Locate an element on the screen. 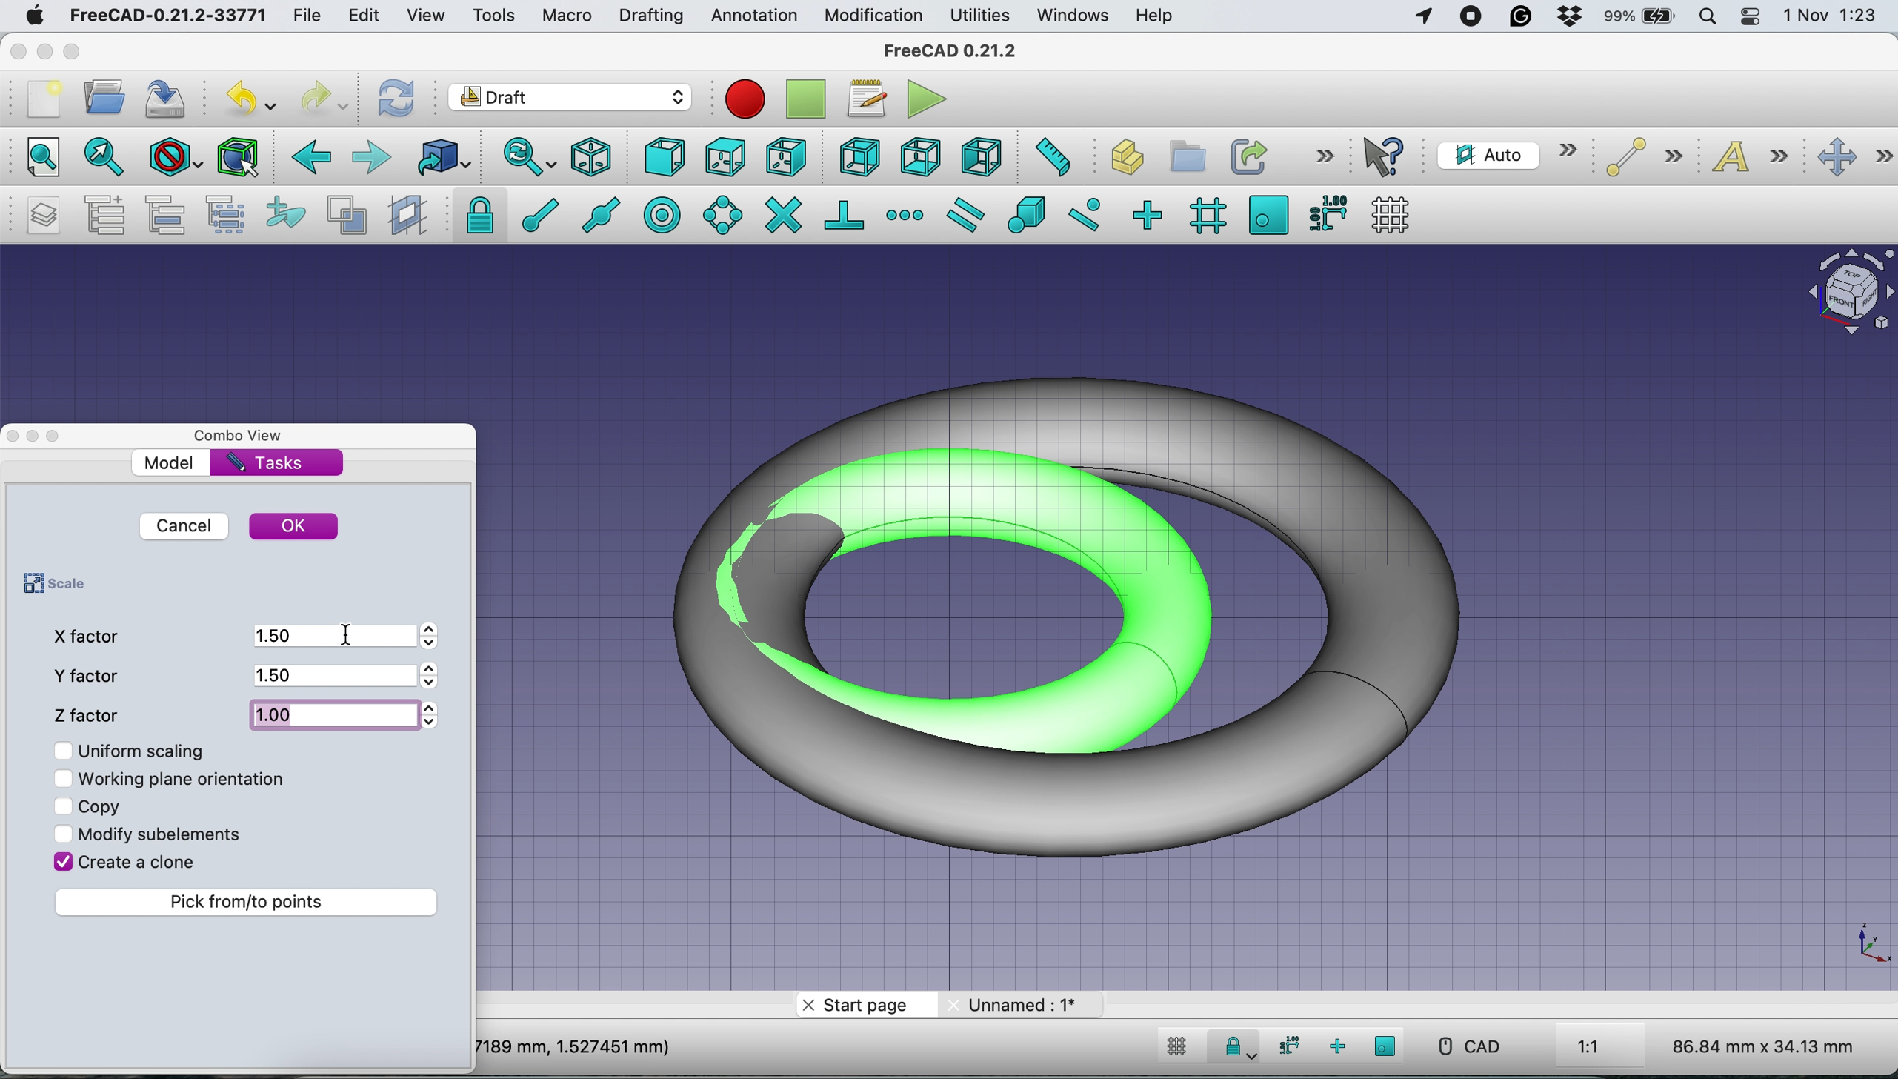  Switch between workbenches is located at coordinates (570, 99).